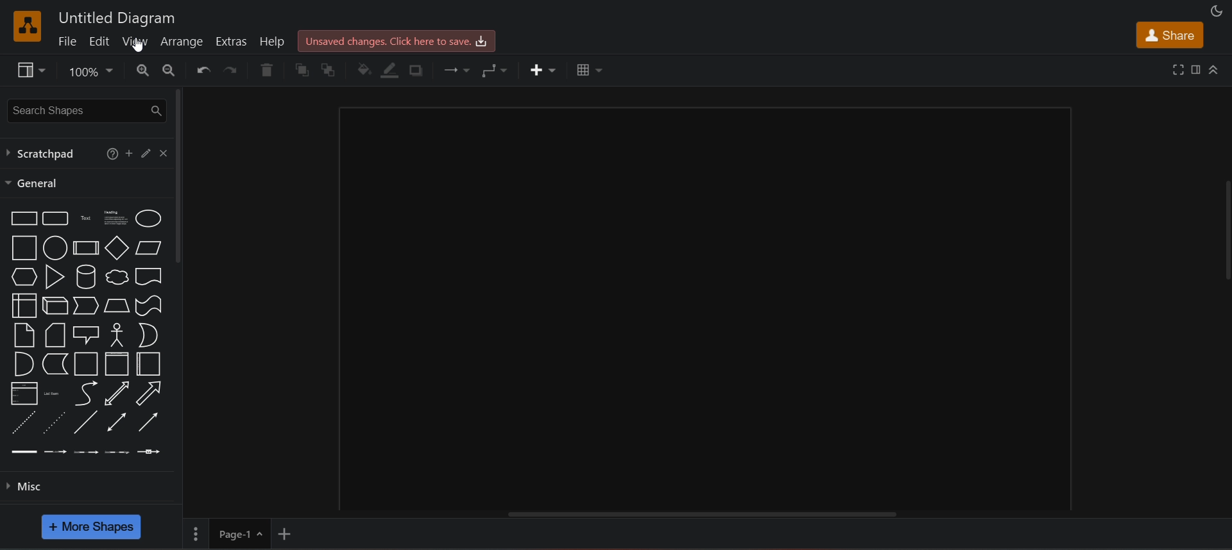 The height and width of the screenshot is (550, 1232). What do you see at coordinates (110, 153) in the screenshot?
I see `help` at bounding box center [110, 153].